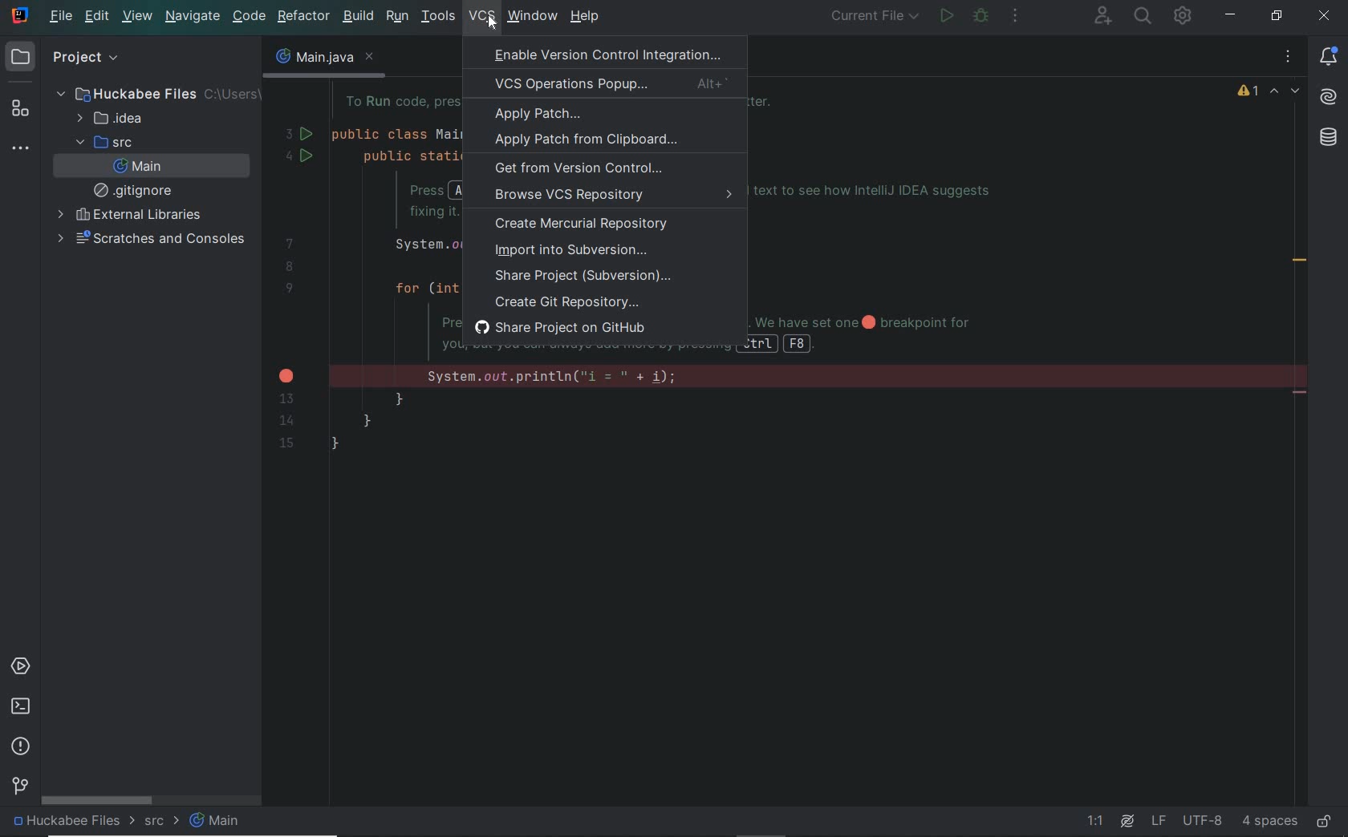 This screenshot has width=1348, height=837. Describe the element at coordinates (591, 277) in the screenshot. I see `share project (subversion)` at that location.